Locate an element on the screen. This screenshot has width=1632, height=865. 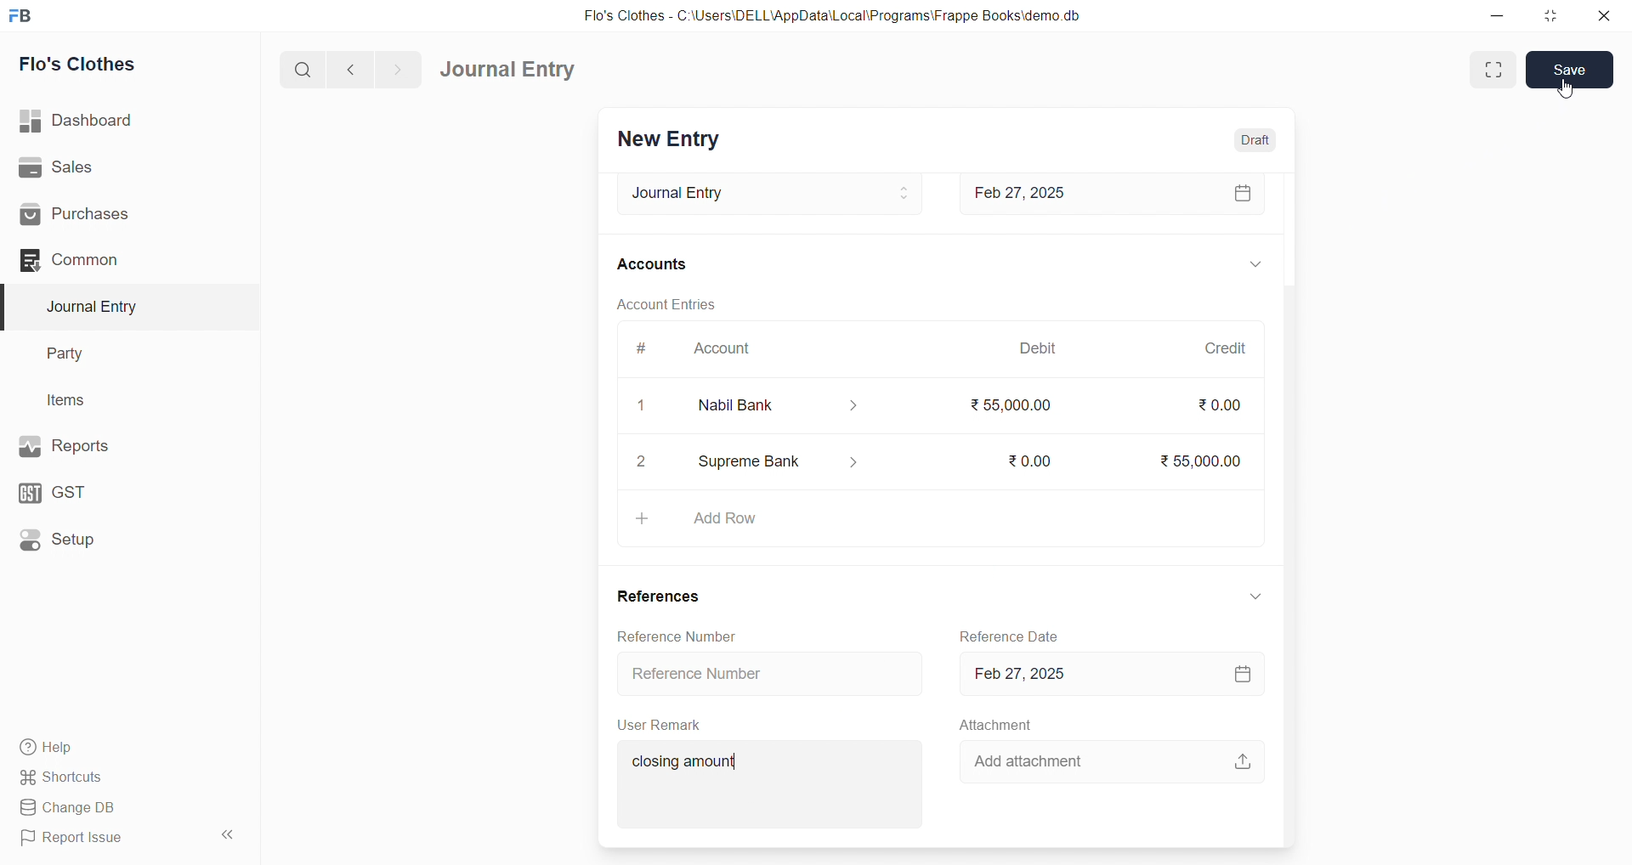
₹0.00 is located at coordinates (1215, 404).